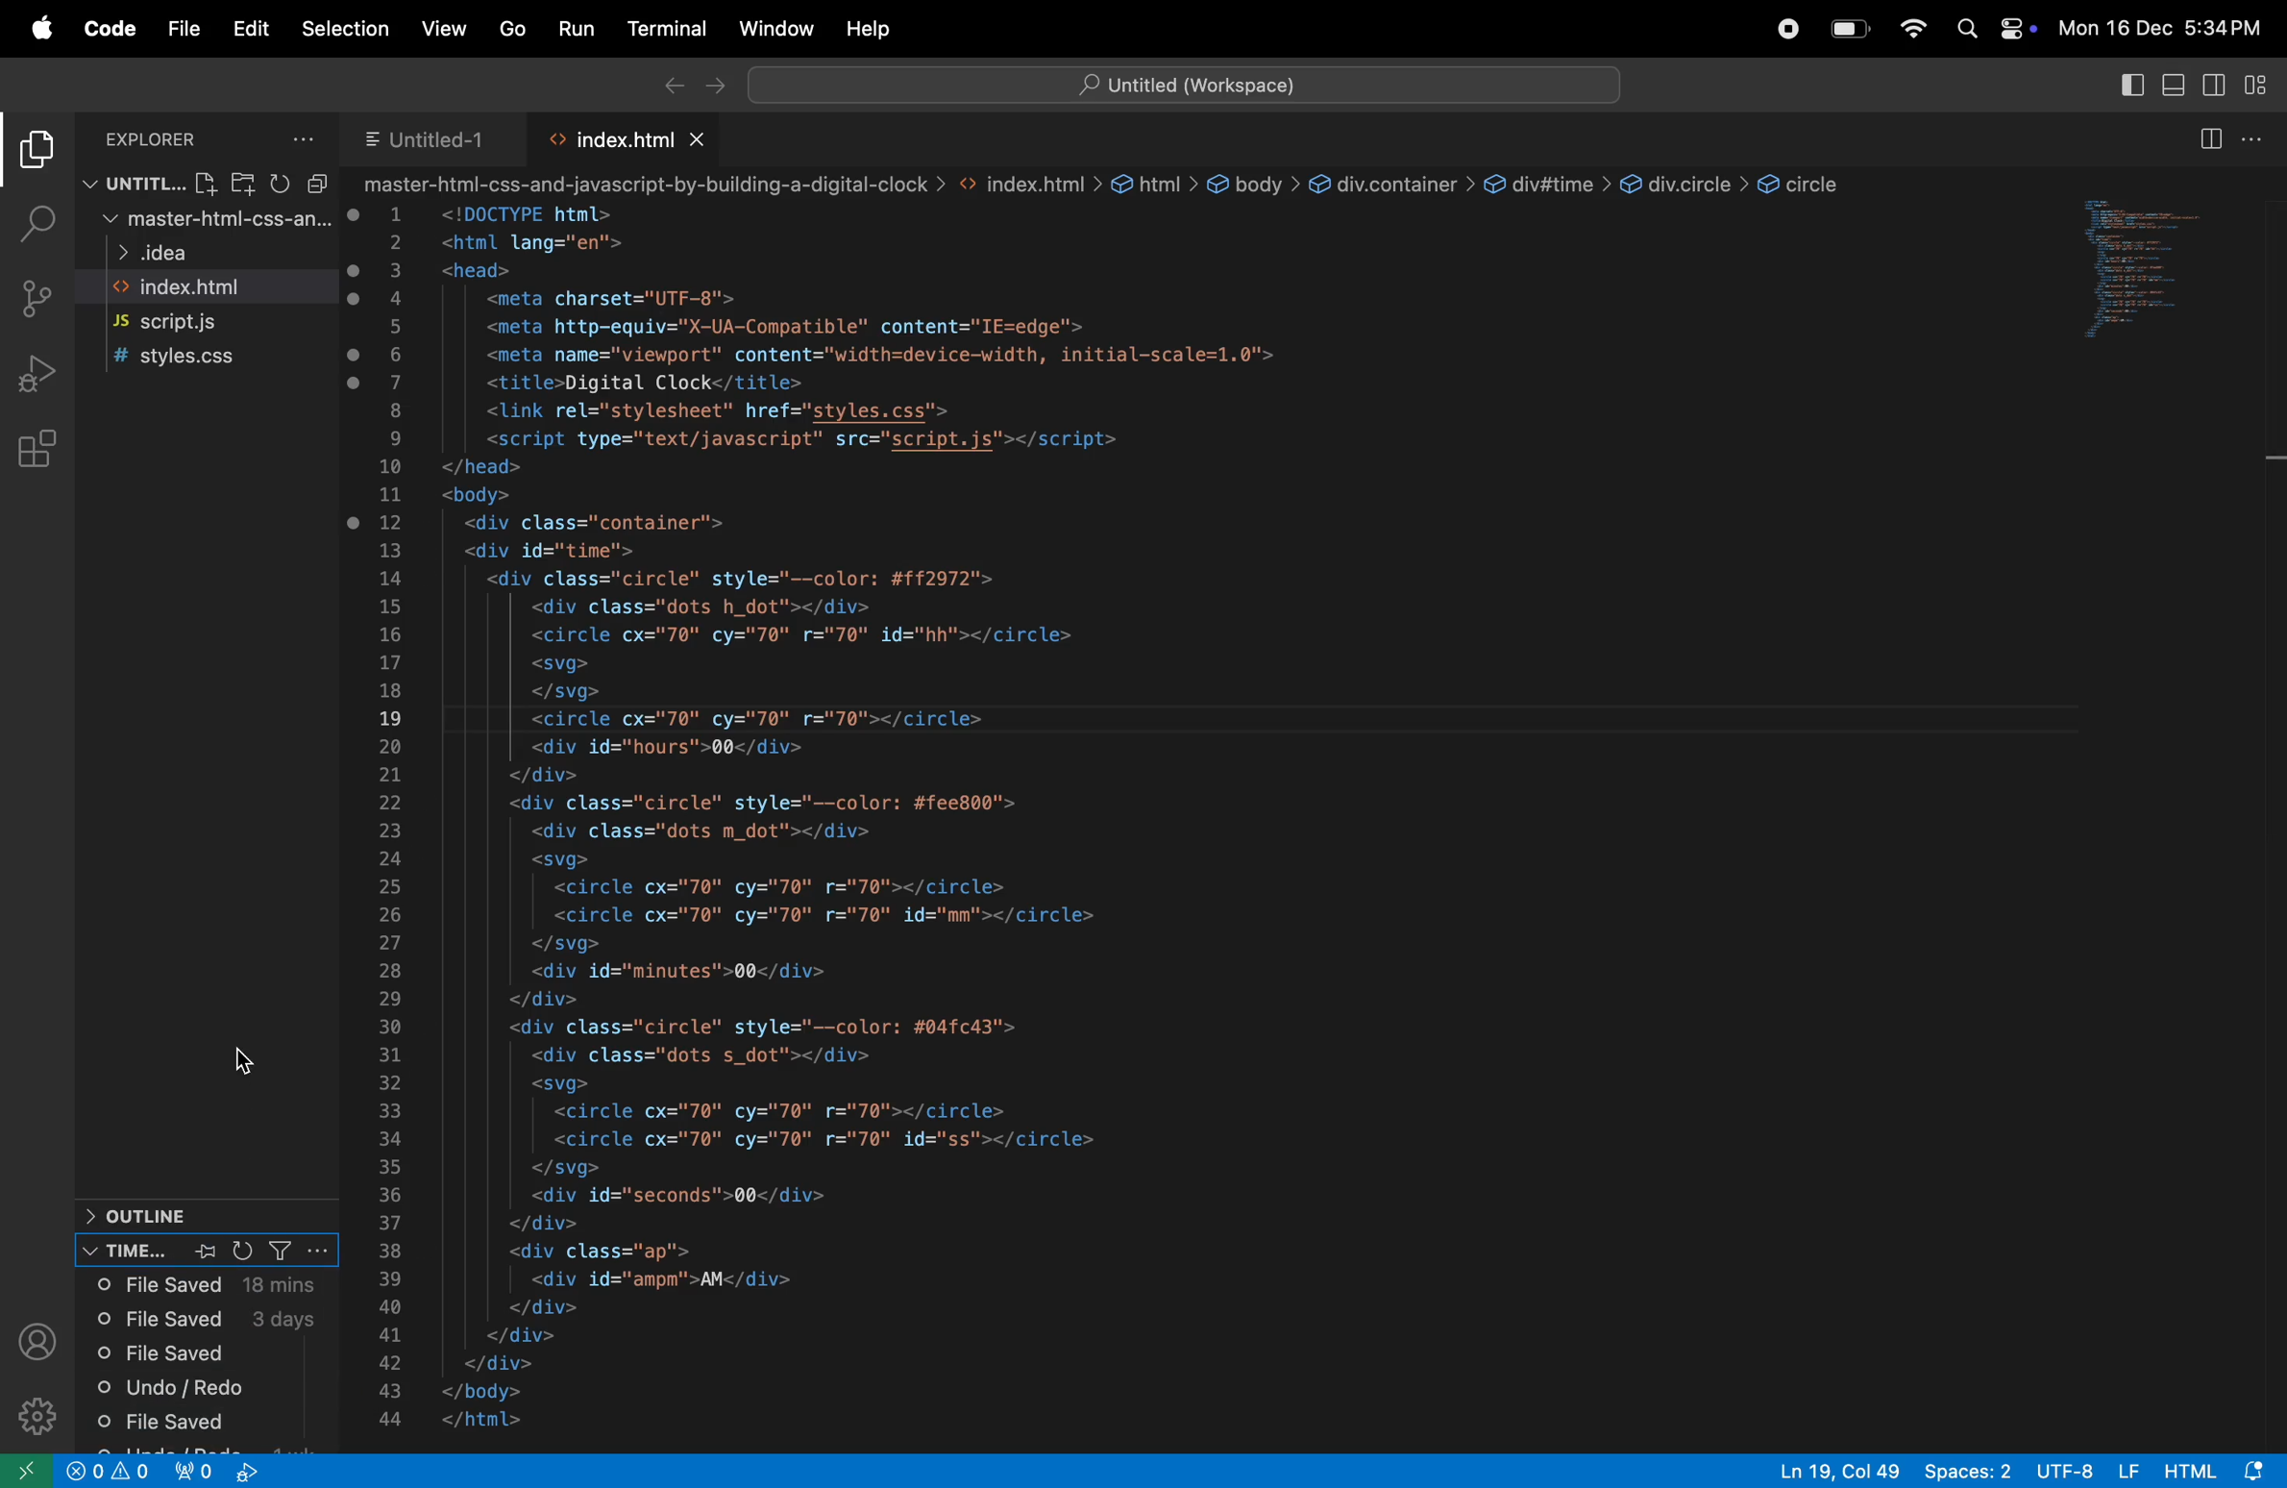 This screenshot has height=1488, width=2287. What do you see at coordinates (799, 886) in the screenshot?
I see `<circle cx="70" cy="70" r="70"></circle>` at bounding box center [799, 886].